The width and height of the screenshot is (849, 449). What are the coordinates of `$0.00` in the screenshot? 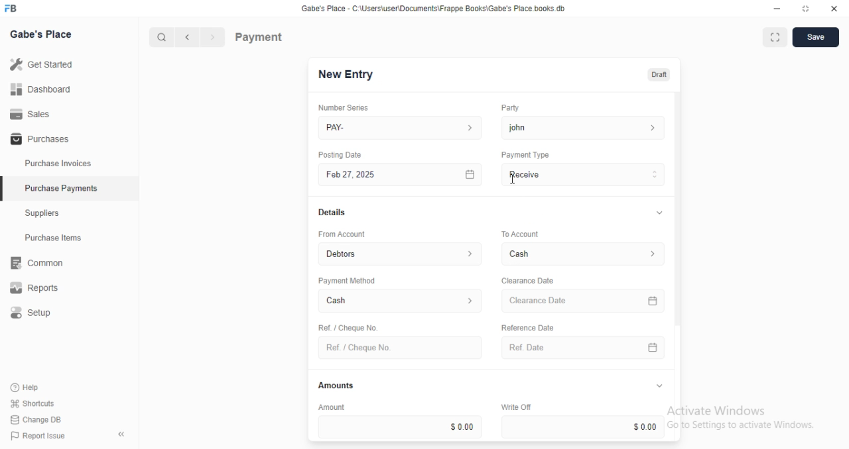 It's located at (585, 426).